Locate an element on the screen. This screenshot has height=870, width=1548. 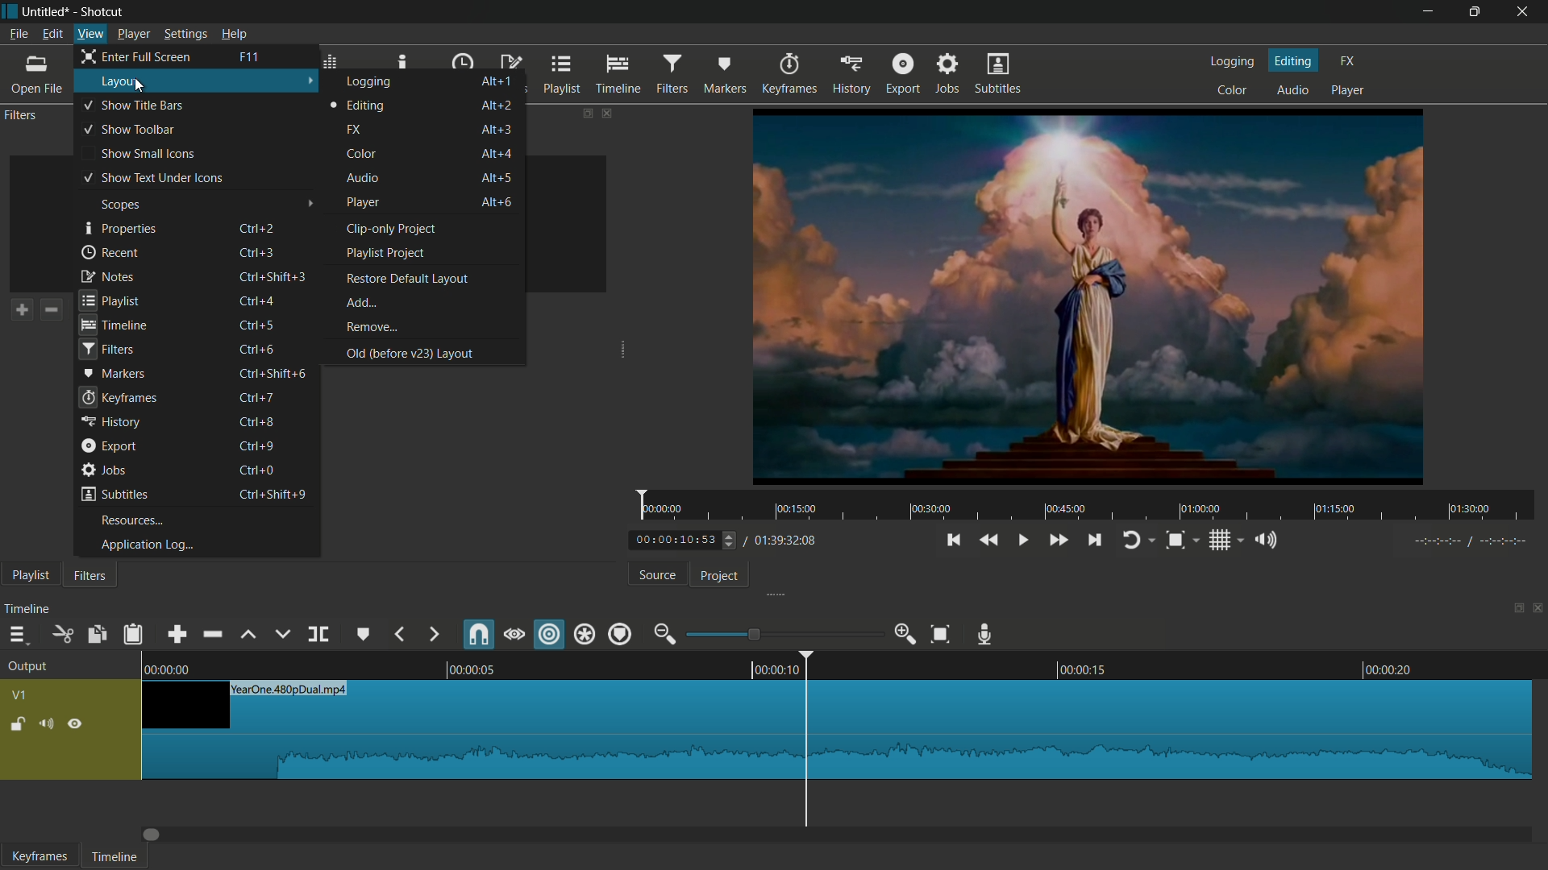
keyboard shortcut is located at coordinates (248, 56).